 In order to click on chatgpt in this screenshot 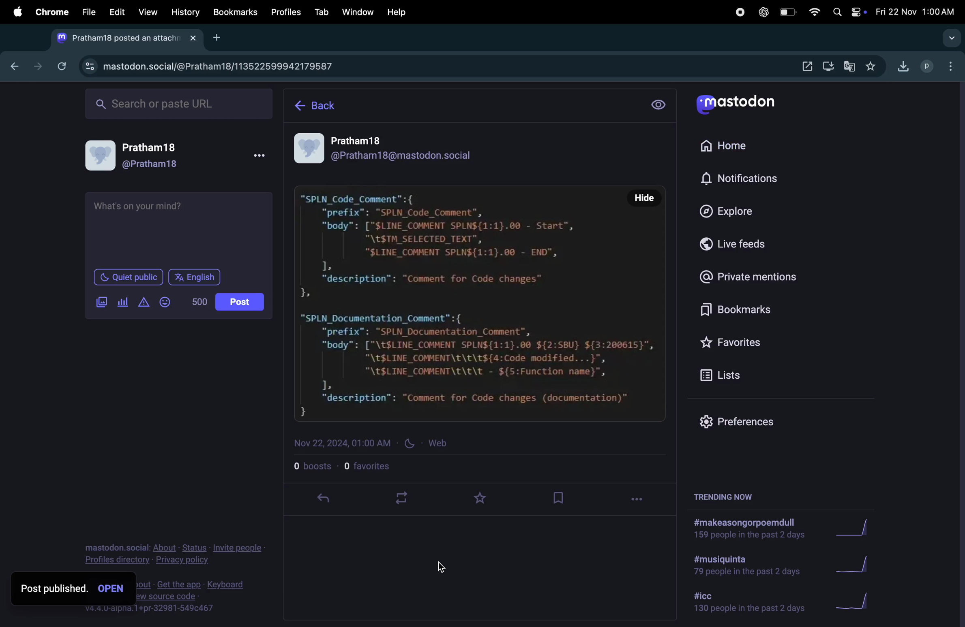, I will do `click(762, 13)`.